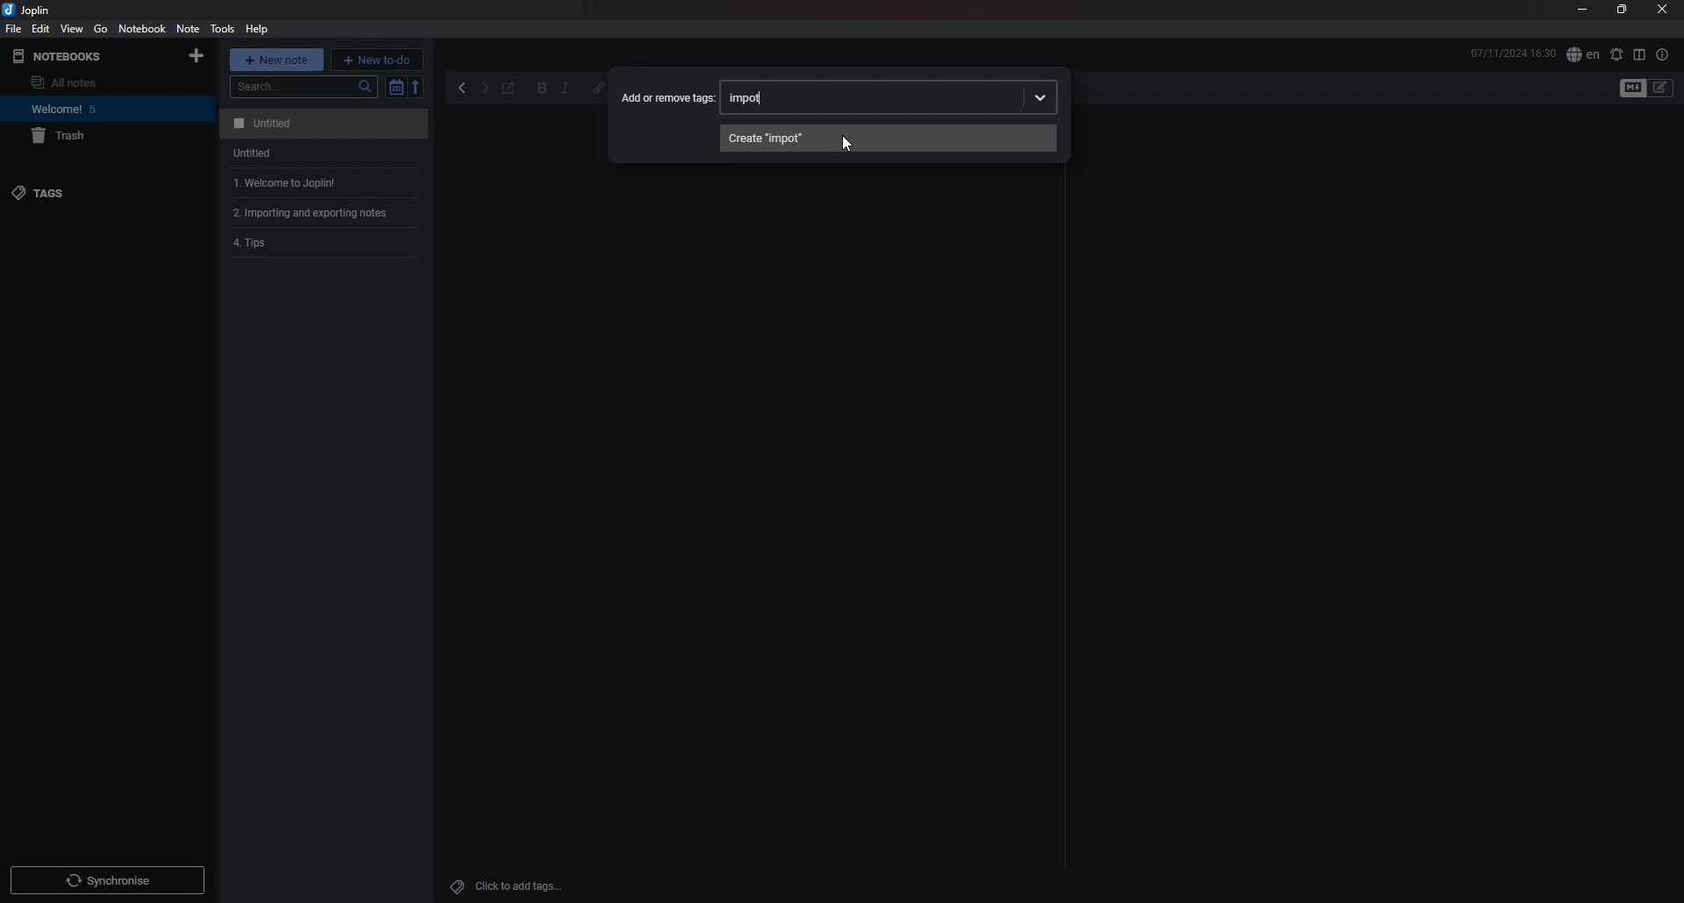  Describe the element at coordinates (84, 82) in the screenshot. I see `all notes` at that location.